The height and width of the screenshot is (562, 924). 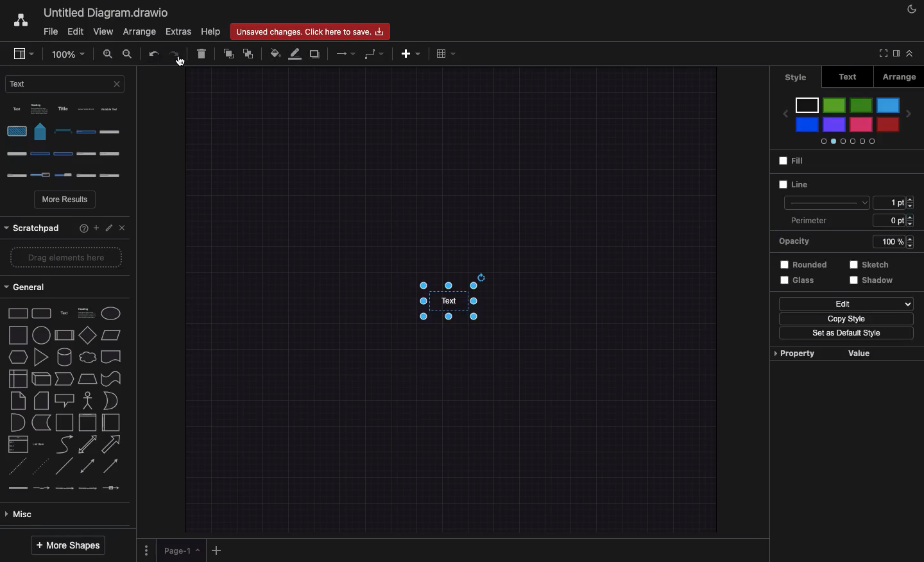 I want to click on Previous, so click(x=782, y=110).